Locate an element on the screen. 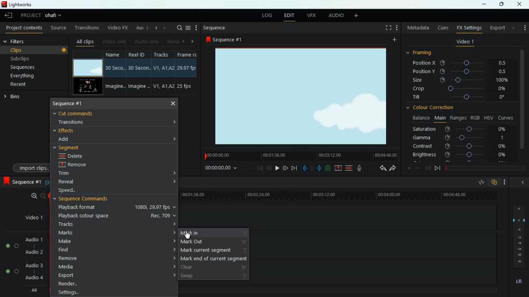 This screenshot has width=529, height=297. tracks is located at coordinates (162, 54).